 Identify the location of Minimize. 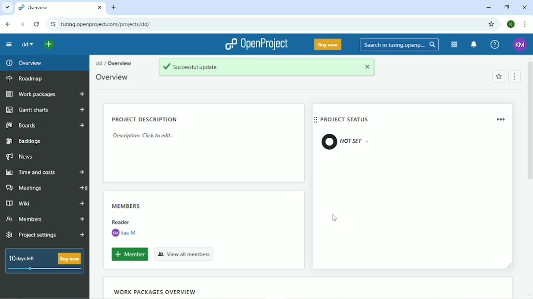
(488, 8).